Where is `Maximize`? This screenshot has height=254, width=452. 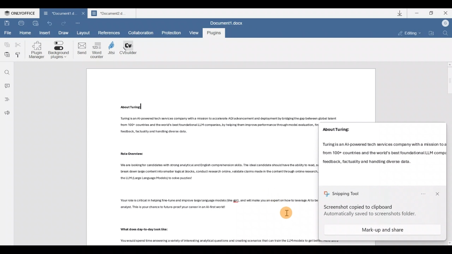 Maximize is located at coordinates (432, 14).